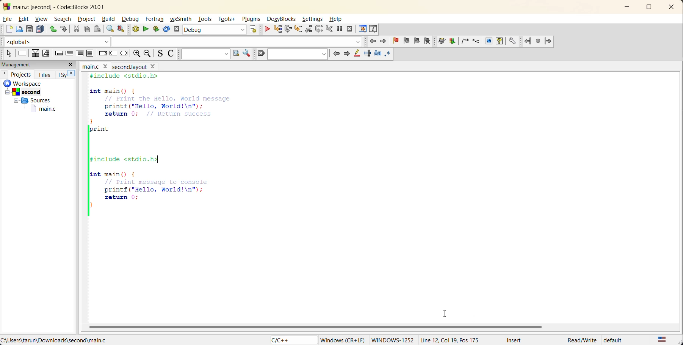 The width and height of the screenshot is (683, 345). Describe the element at coordinates (23, 19) in the screenshot. I see `edit` at that location.